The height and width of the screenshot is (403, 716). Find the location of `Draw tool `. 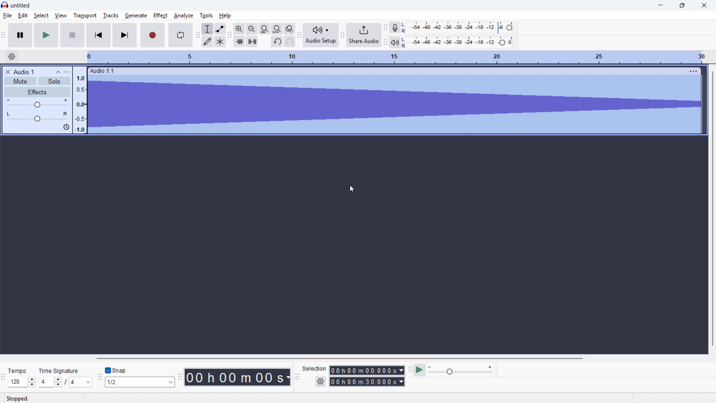

Draw tool  is located at coordinates (208, 42).